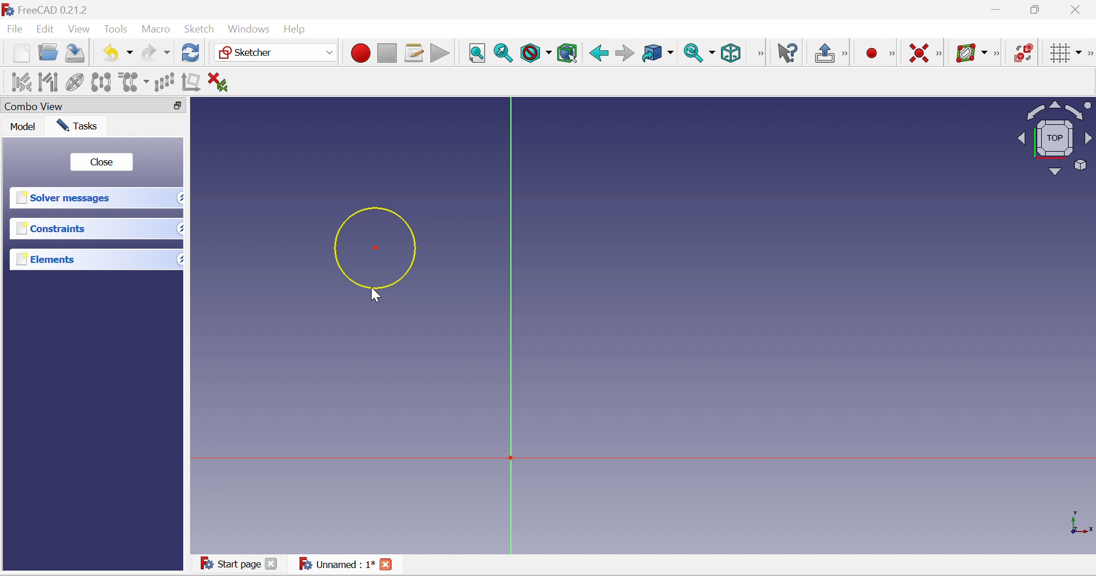 The height and width of the screenshot is (576, 1096). What do you see at coordinates (180, 226) in the screenshot?
I see `Drop down` at bounding box center [180, 226].